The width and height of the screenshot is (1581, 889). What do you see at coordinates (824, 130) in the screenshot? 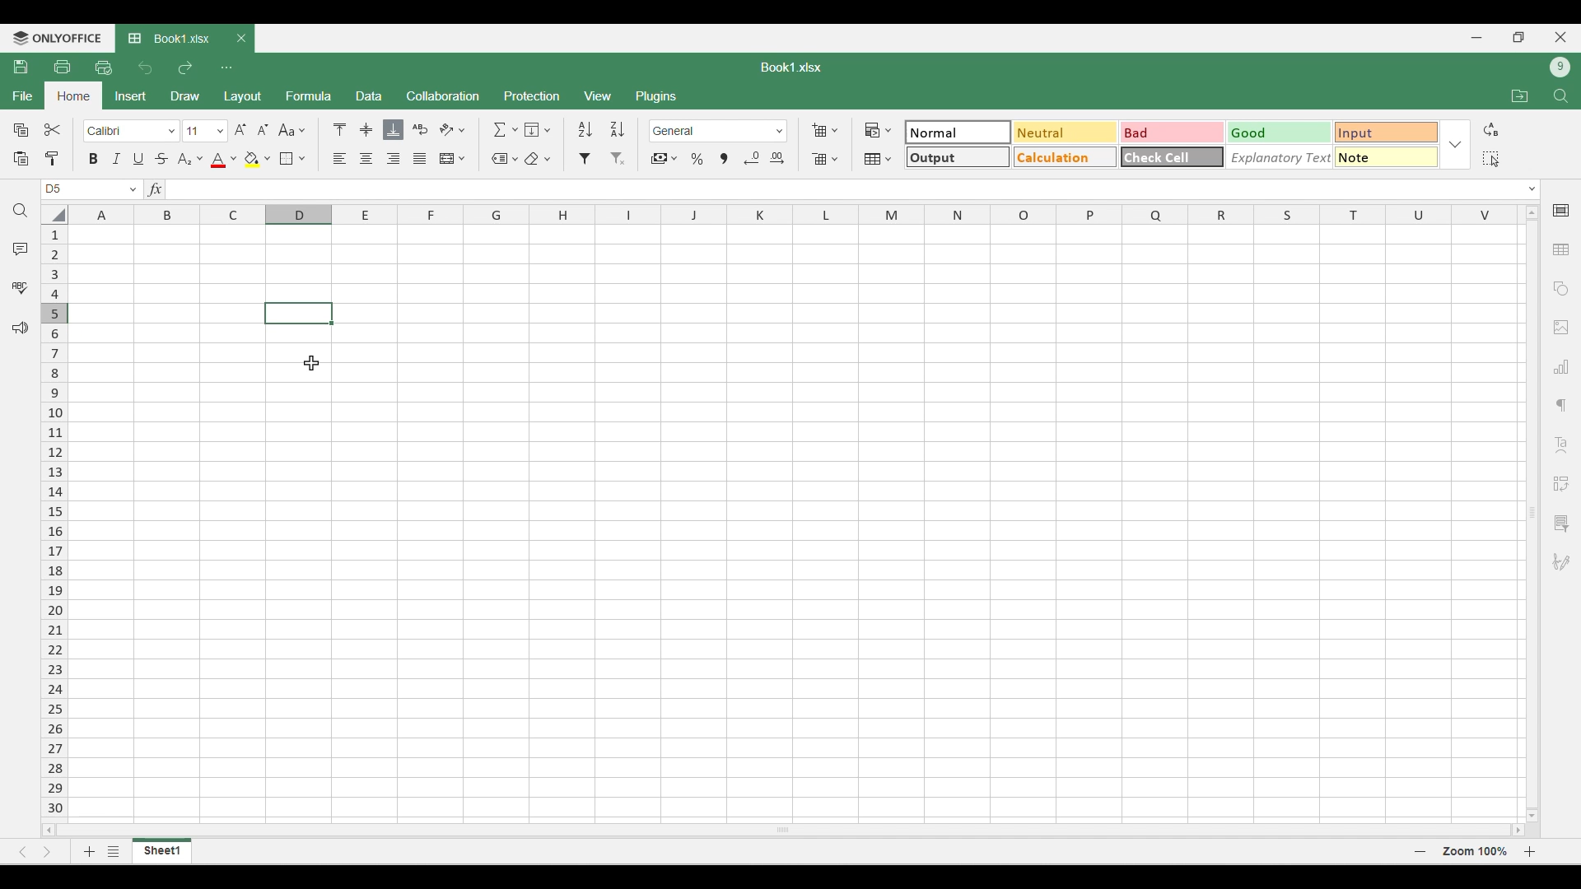
I see `Insert cell options` at bounding box center [824, 130].